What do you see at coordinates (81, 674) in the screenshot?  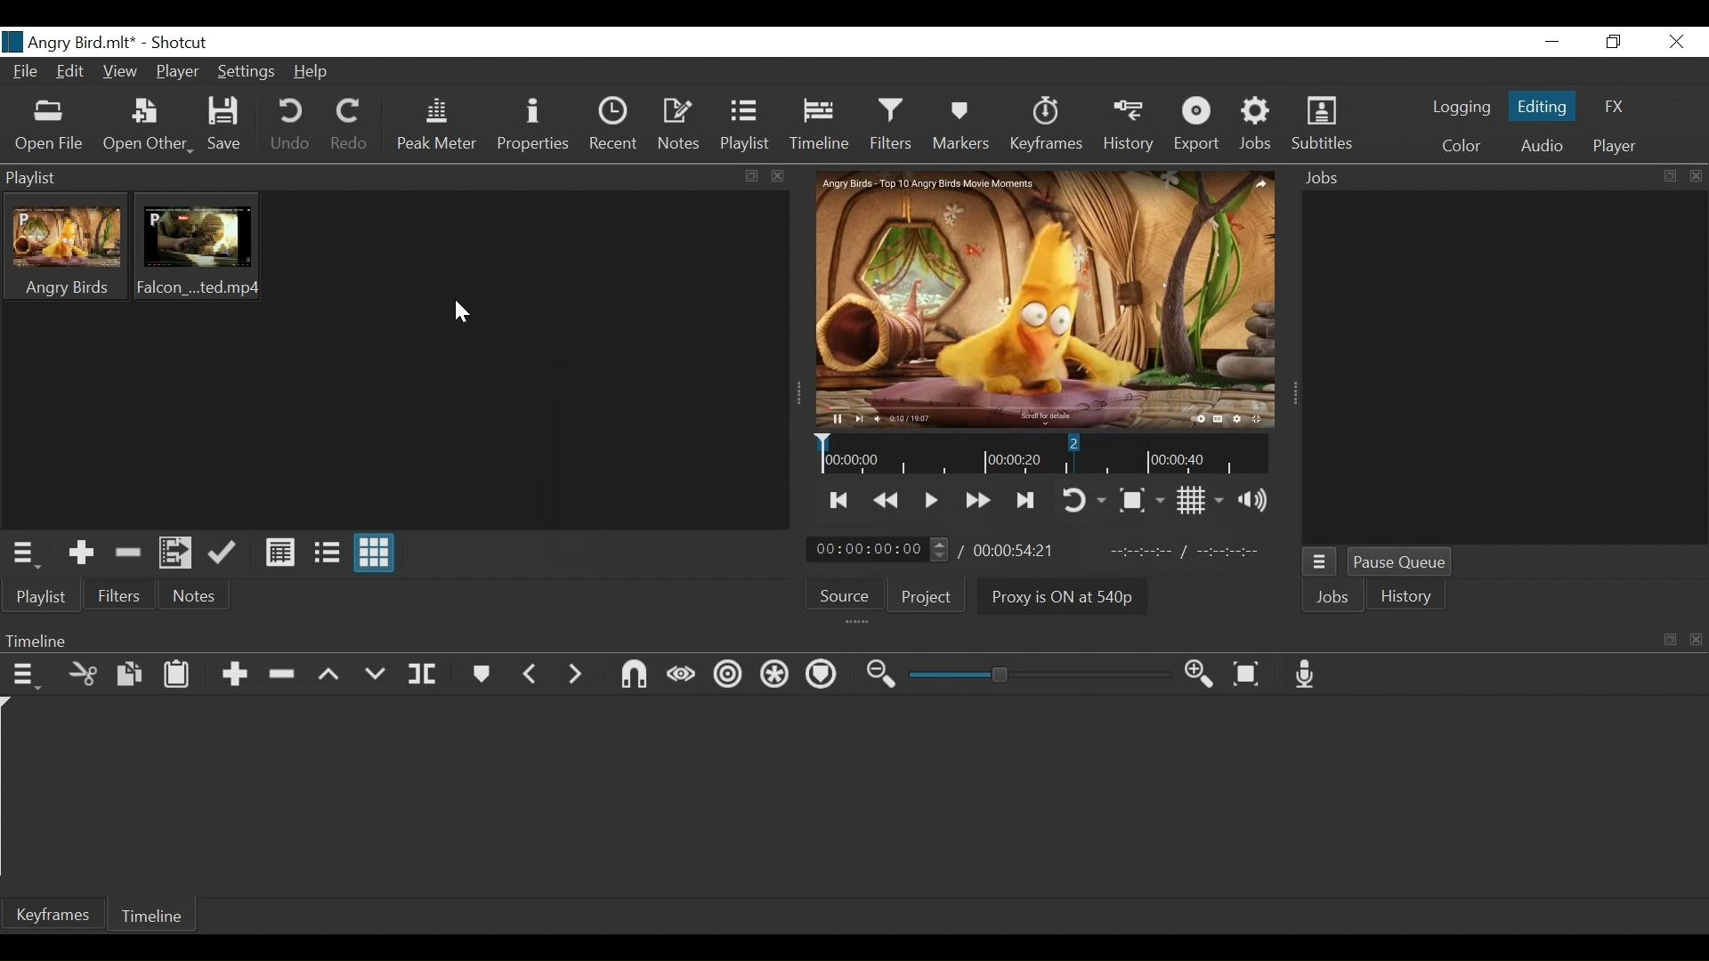 I see `Cut` at bounding box center [81, 674].